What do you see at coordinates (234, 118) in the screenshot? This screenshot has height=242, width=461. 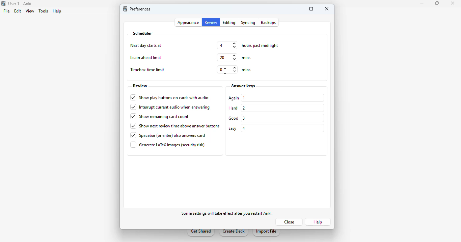 I see `good` at bounding box center [234, 118].